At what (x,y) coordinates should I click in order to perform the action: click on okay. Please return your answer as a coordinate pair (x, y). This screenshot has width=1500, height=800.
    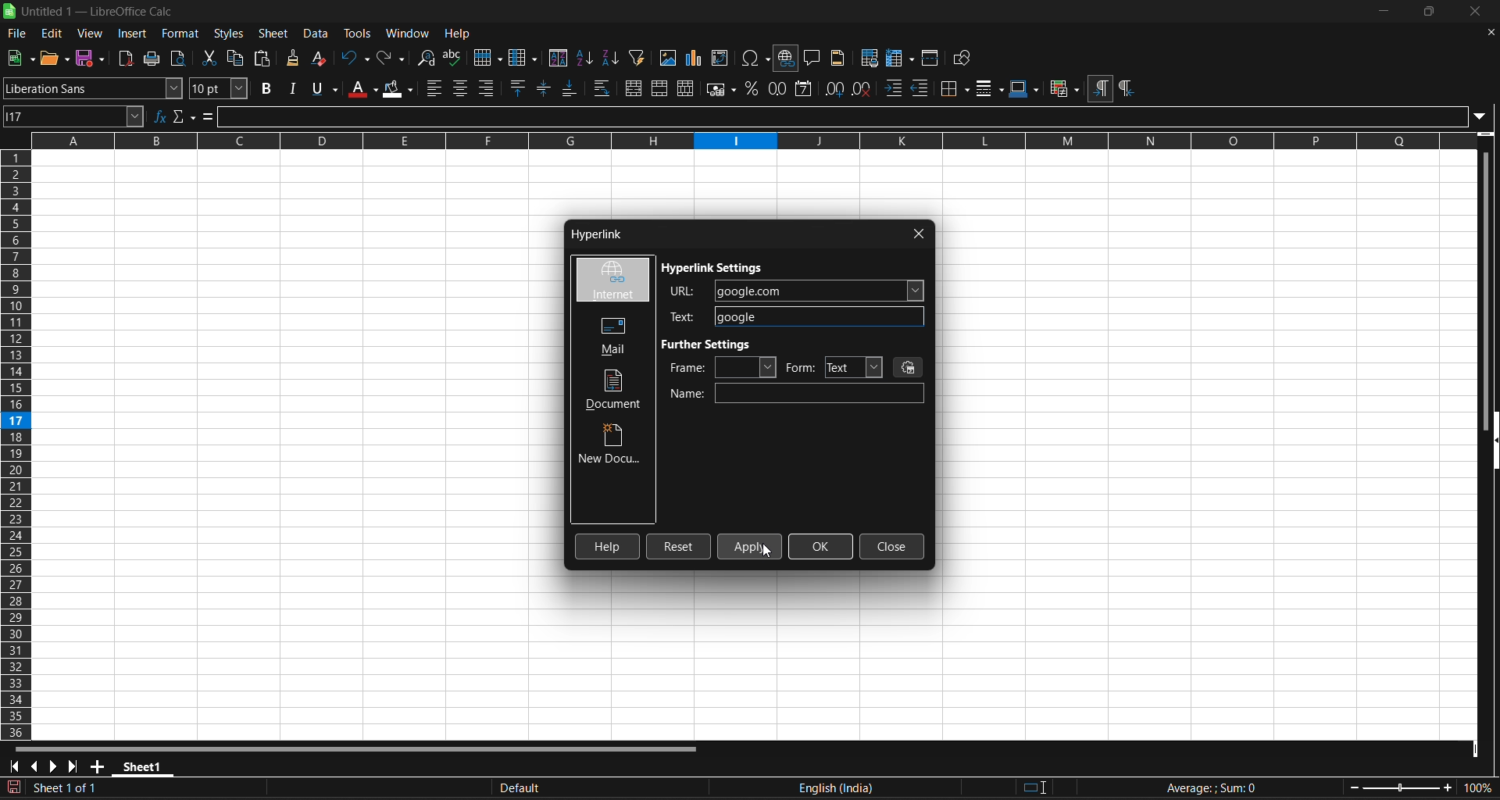
    Looking at the image, I should click on (821, 546).